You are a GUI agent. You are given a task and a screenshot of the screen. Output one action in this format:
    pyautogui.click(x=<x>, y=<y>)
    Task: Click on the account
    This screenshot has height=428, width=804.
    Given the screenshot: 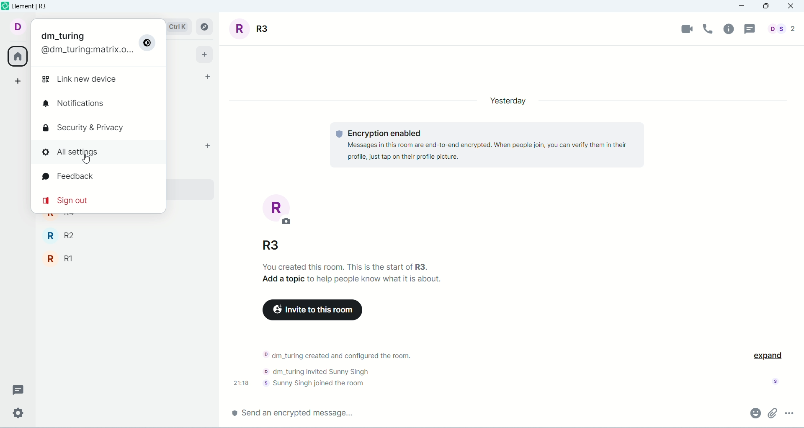 What is the action you would take?
    pyautogui.click(x=82, y=45)
    